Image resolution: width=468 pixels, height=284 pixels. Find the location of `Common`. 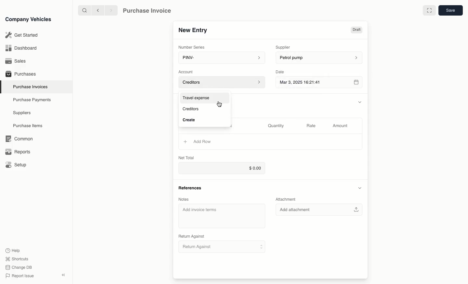

Common is located at coordinates (18, 139).